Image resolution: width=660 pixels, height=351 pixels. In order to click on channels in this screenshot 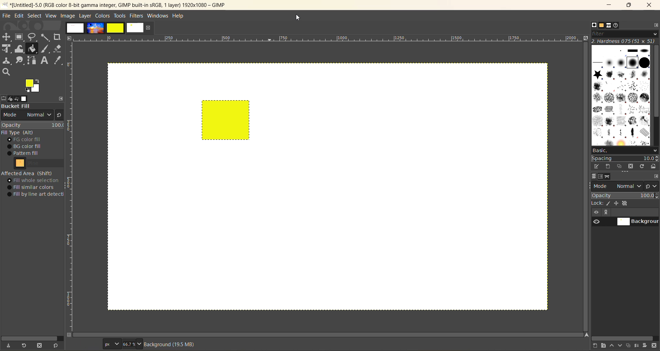, I will do `click(601, 178)`.